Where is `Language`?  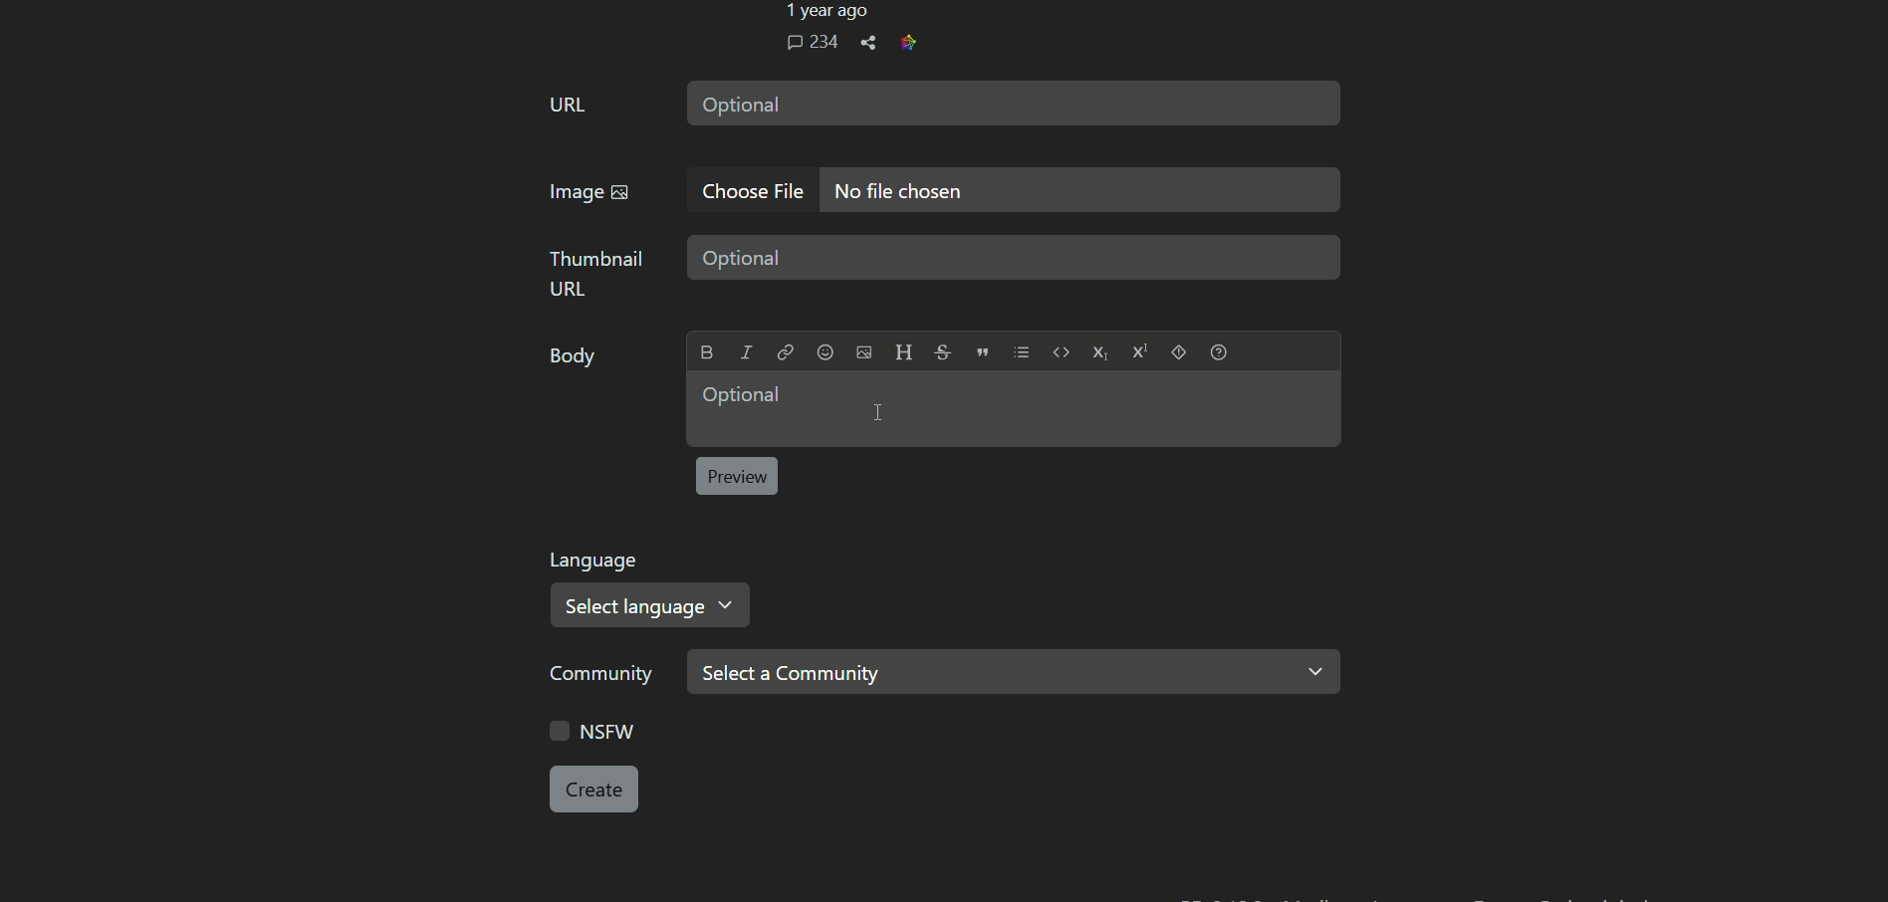 Language is located at coordinates (597, 561).